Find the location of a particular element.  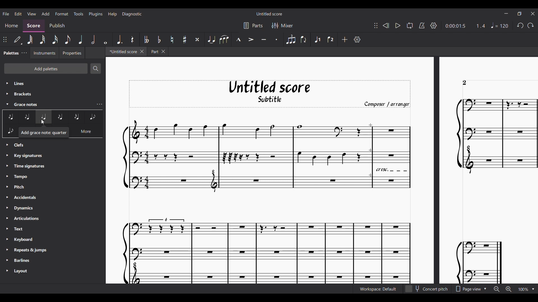

Rest is located at coordinates (132, 39).